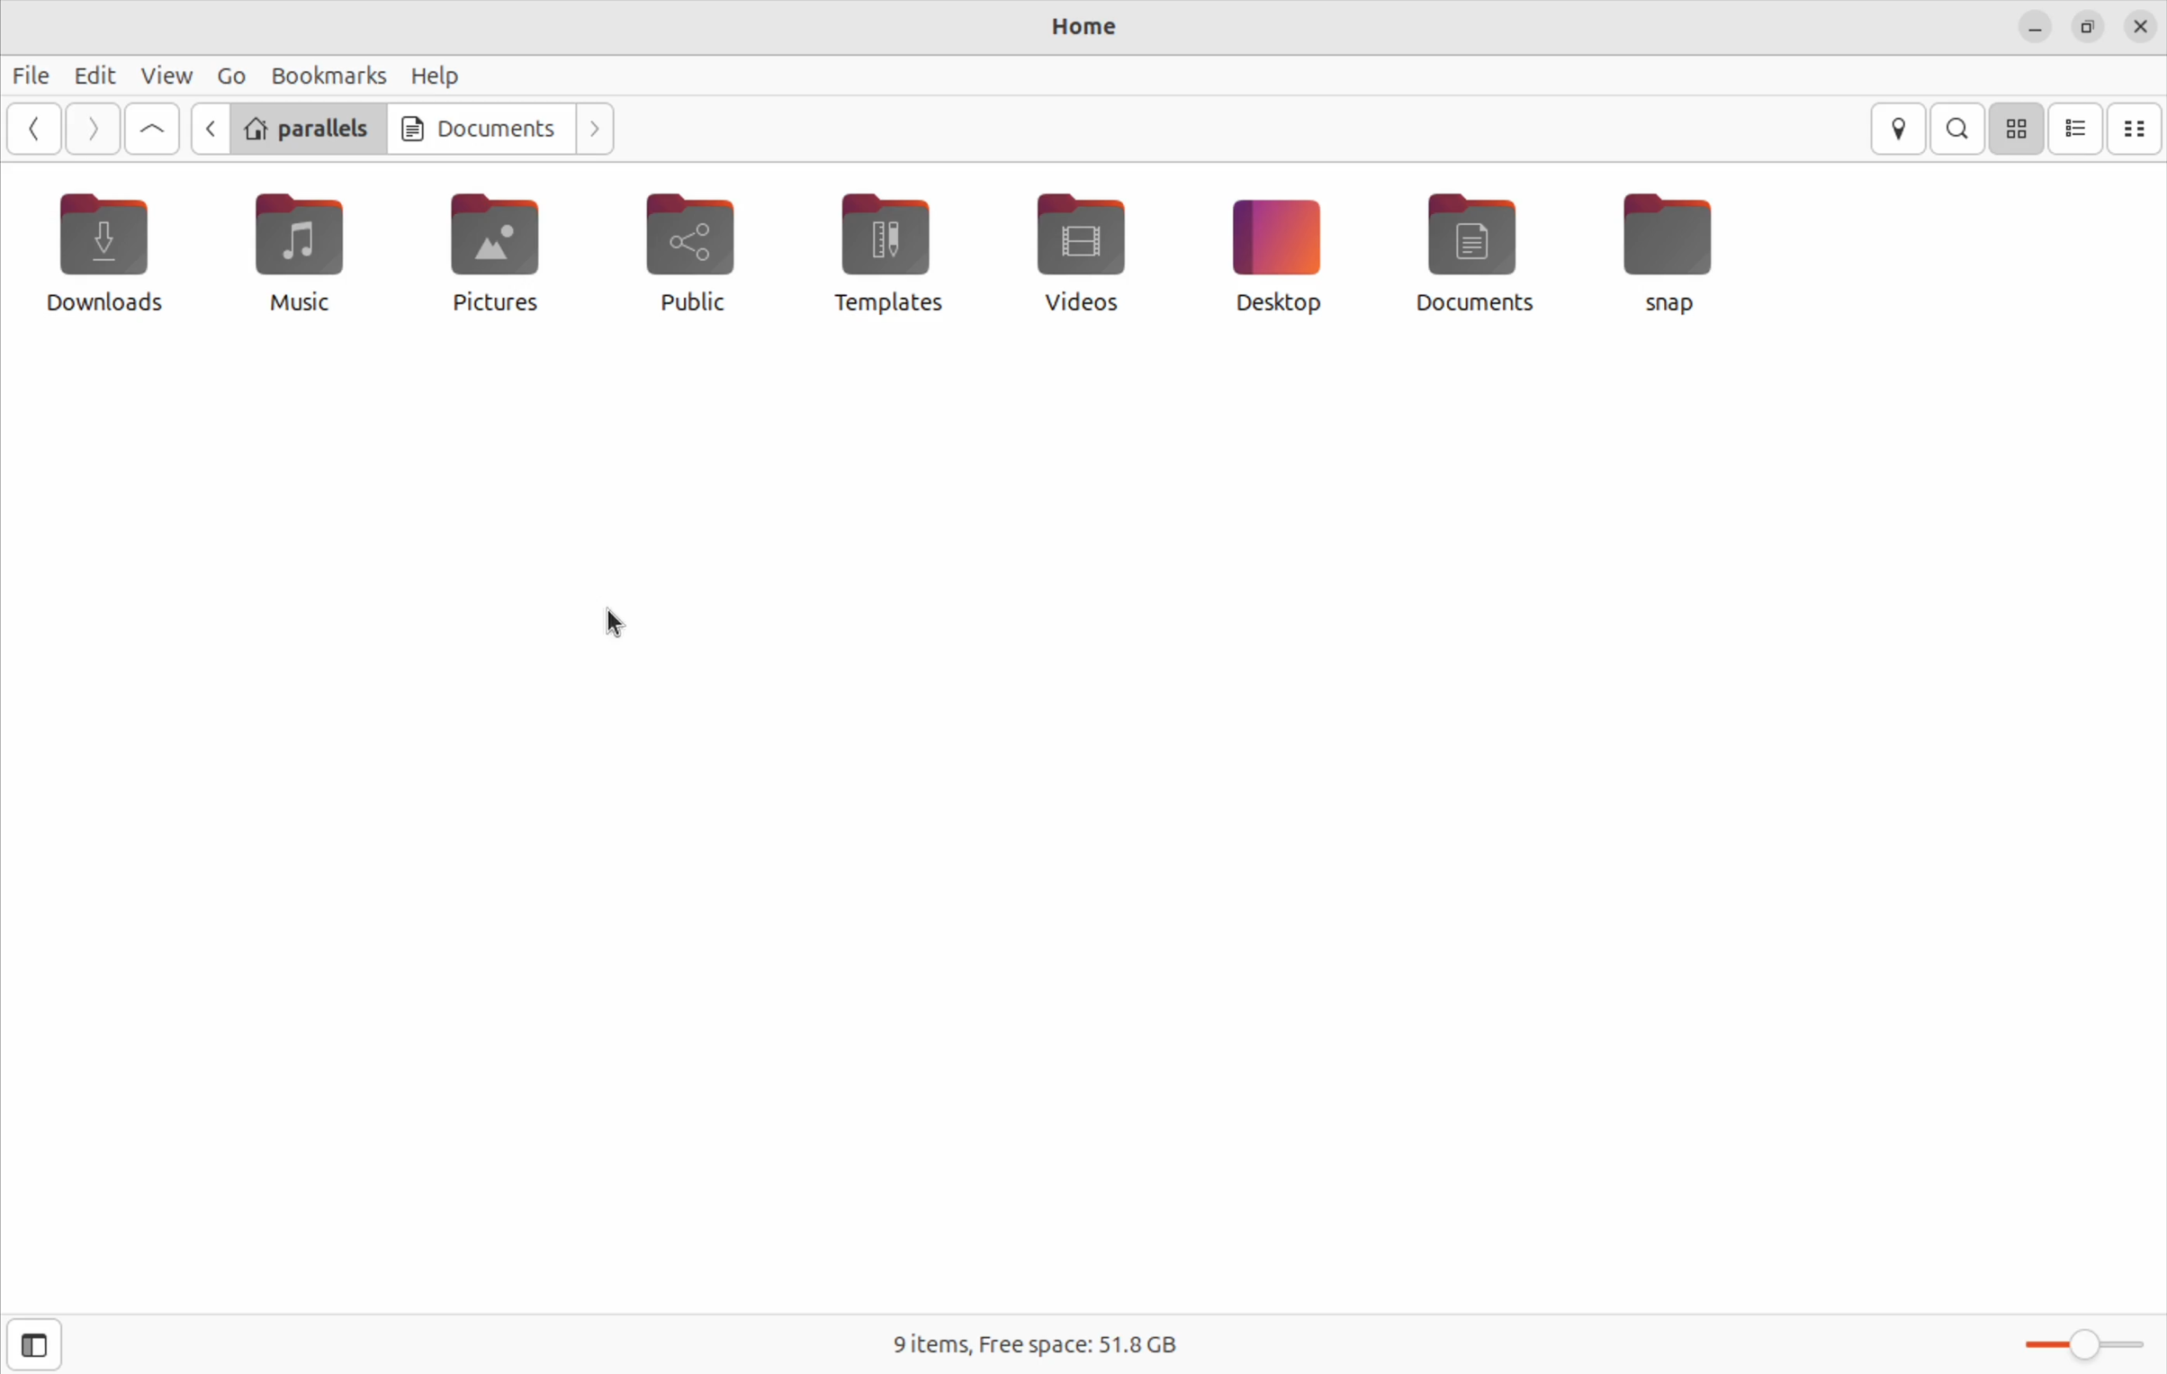  I want to click on compact view, so click(2137, 126).